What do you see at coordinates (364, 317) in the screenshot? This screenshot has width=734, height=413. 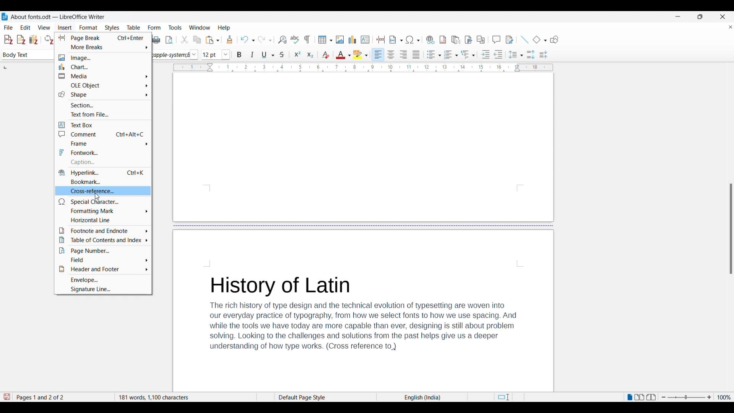 I see `History of LatinThe rich history of type design and the technical evolution of typesetting are woven intoour everyday practice of typography, from how we select fonts to how we use spacing. Andwhile the tools we have today are more capable than ever, designing is still about problemsolving. Looking to the challenges and solutions from the past helps give us a deeperunderstanding of how type works. (Cross reference )` at bounding box center [364, 317].